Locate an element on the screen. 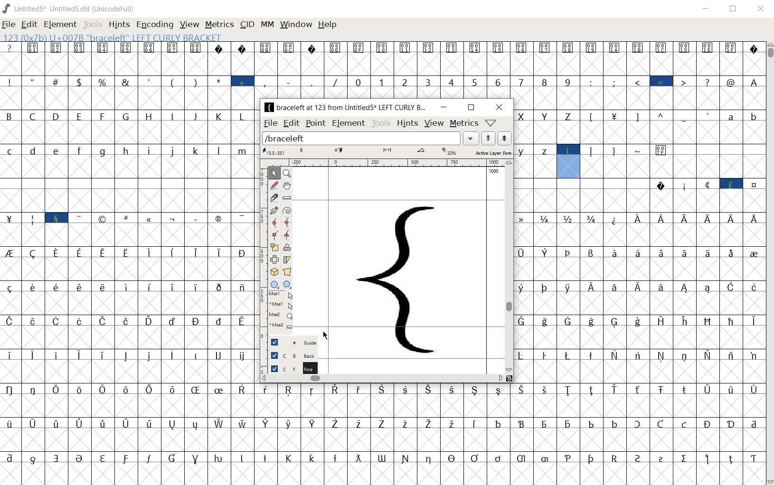 This screenshot has height=485, width=774. perform a perspective transformation on the selection is located at coordinates (287, 271).